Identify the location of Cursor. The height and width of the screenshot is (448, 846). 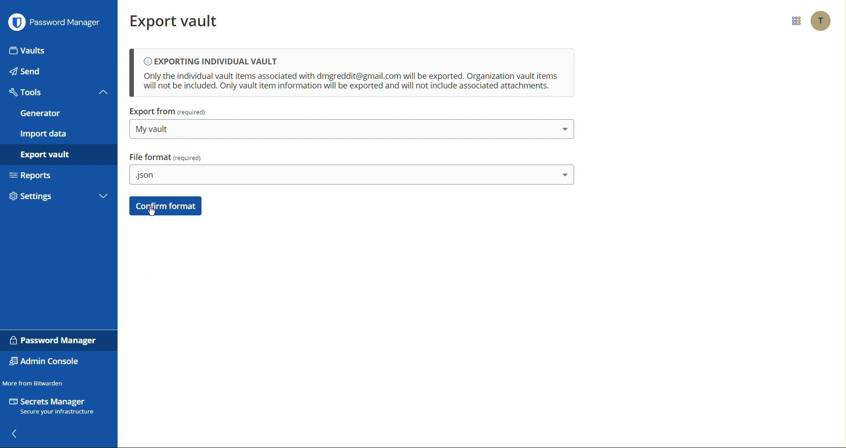
(152, 212).